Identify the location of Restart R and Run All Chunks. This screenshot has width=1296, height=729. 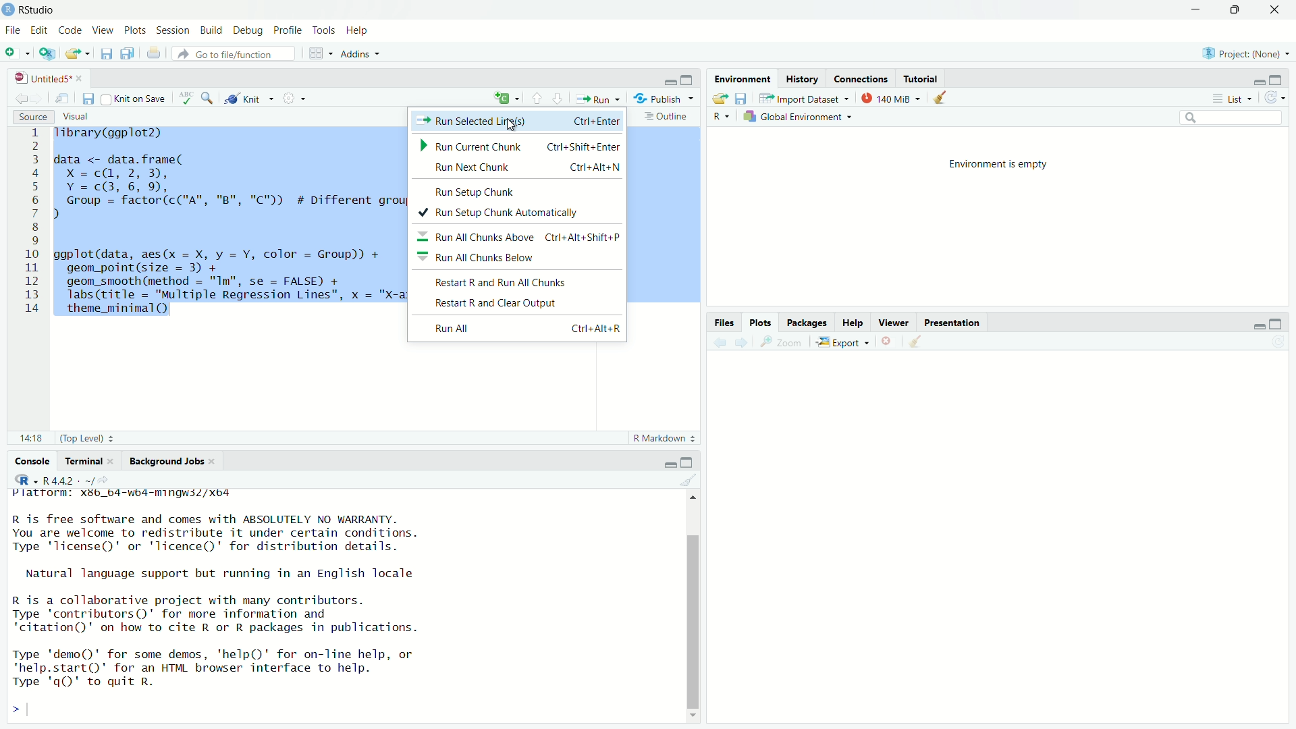
(509, 282).